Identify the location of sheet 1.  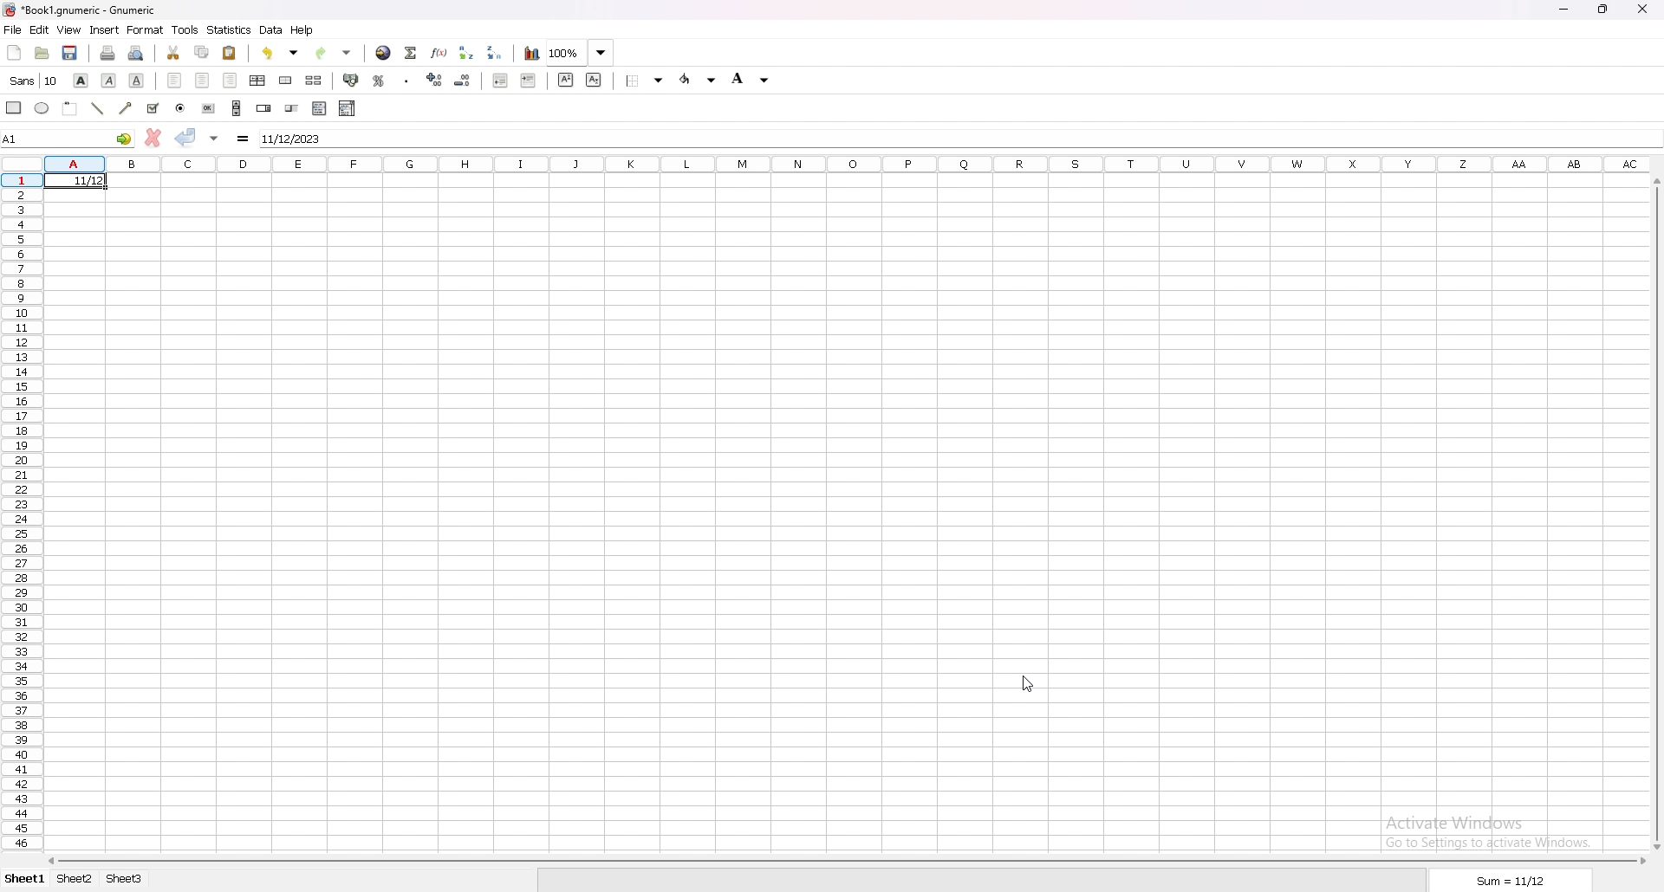
(26, 879).